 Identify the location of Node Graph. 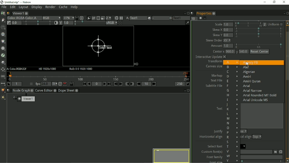
(21, 91).